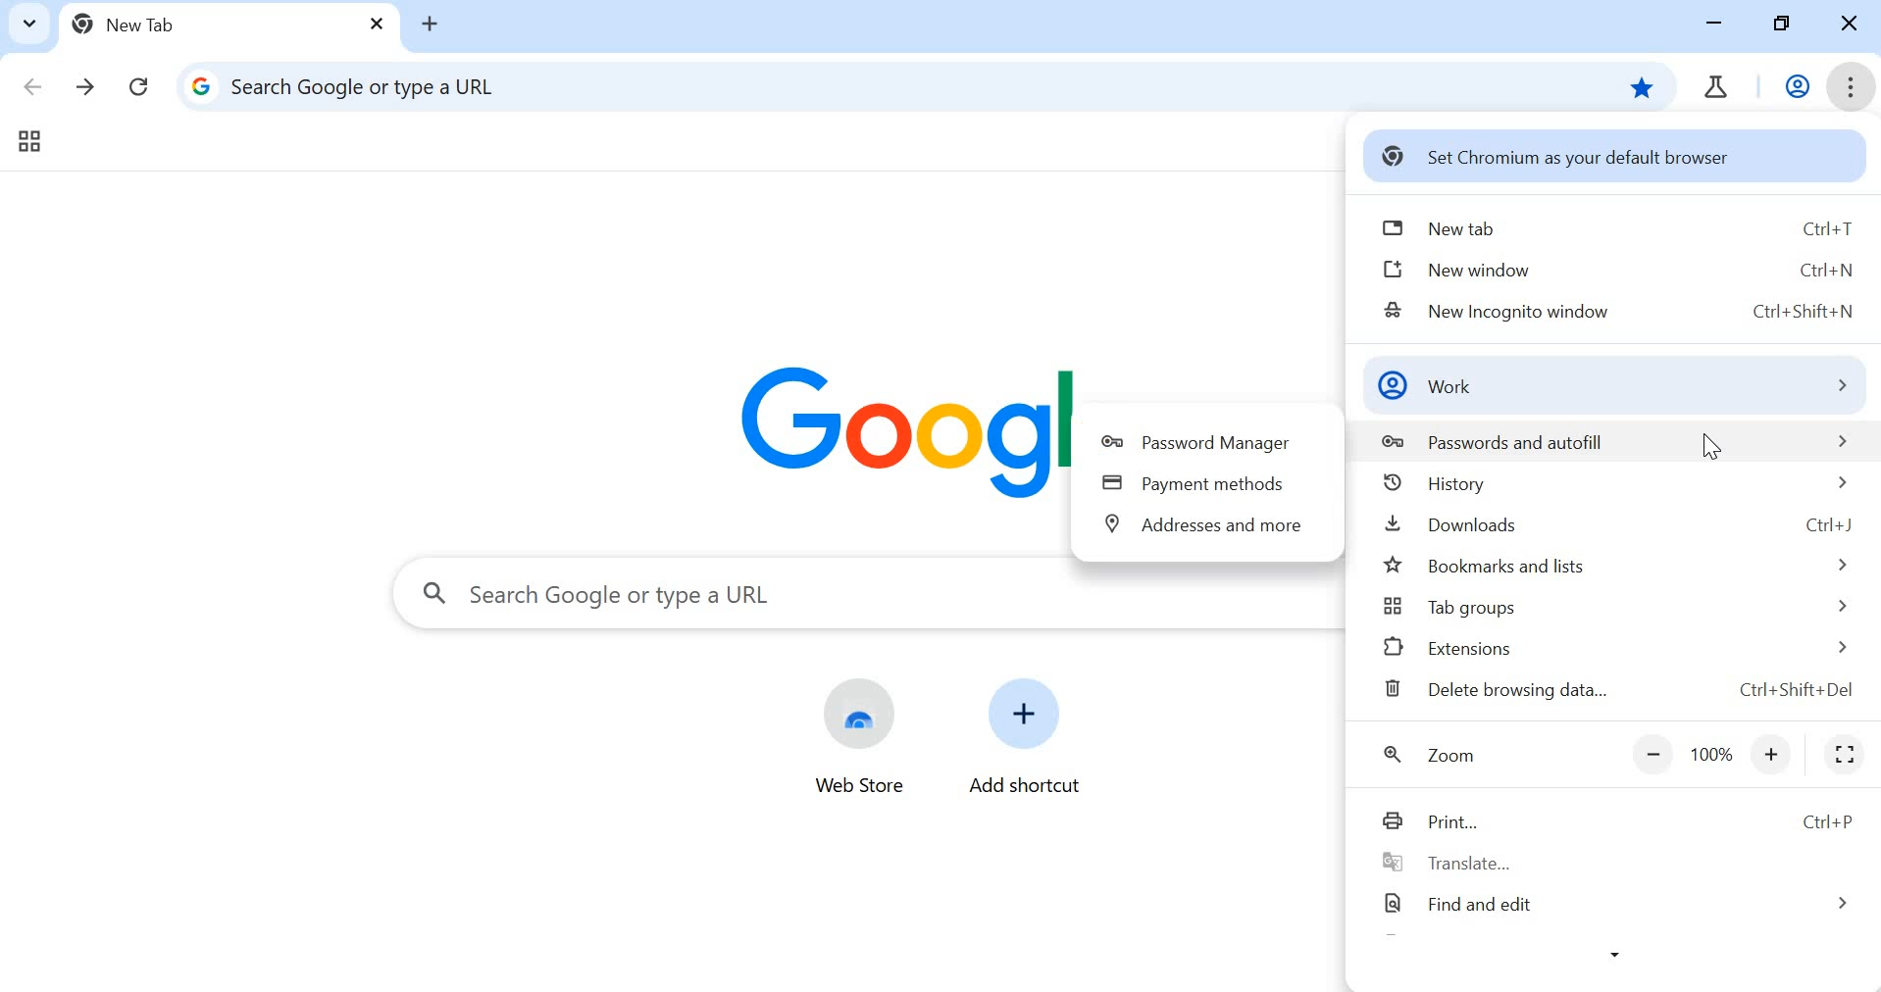  What do you see at coordinates (1603, 441) in the screenshot?
I see `passwords and autofill` at bounding box center [1603, 441].